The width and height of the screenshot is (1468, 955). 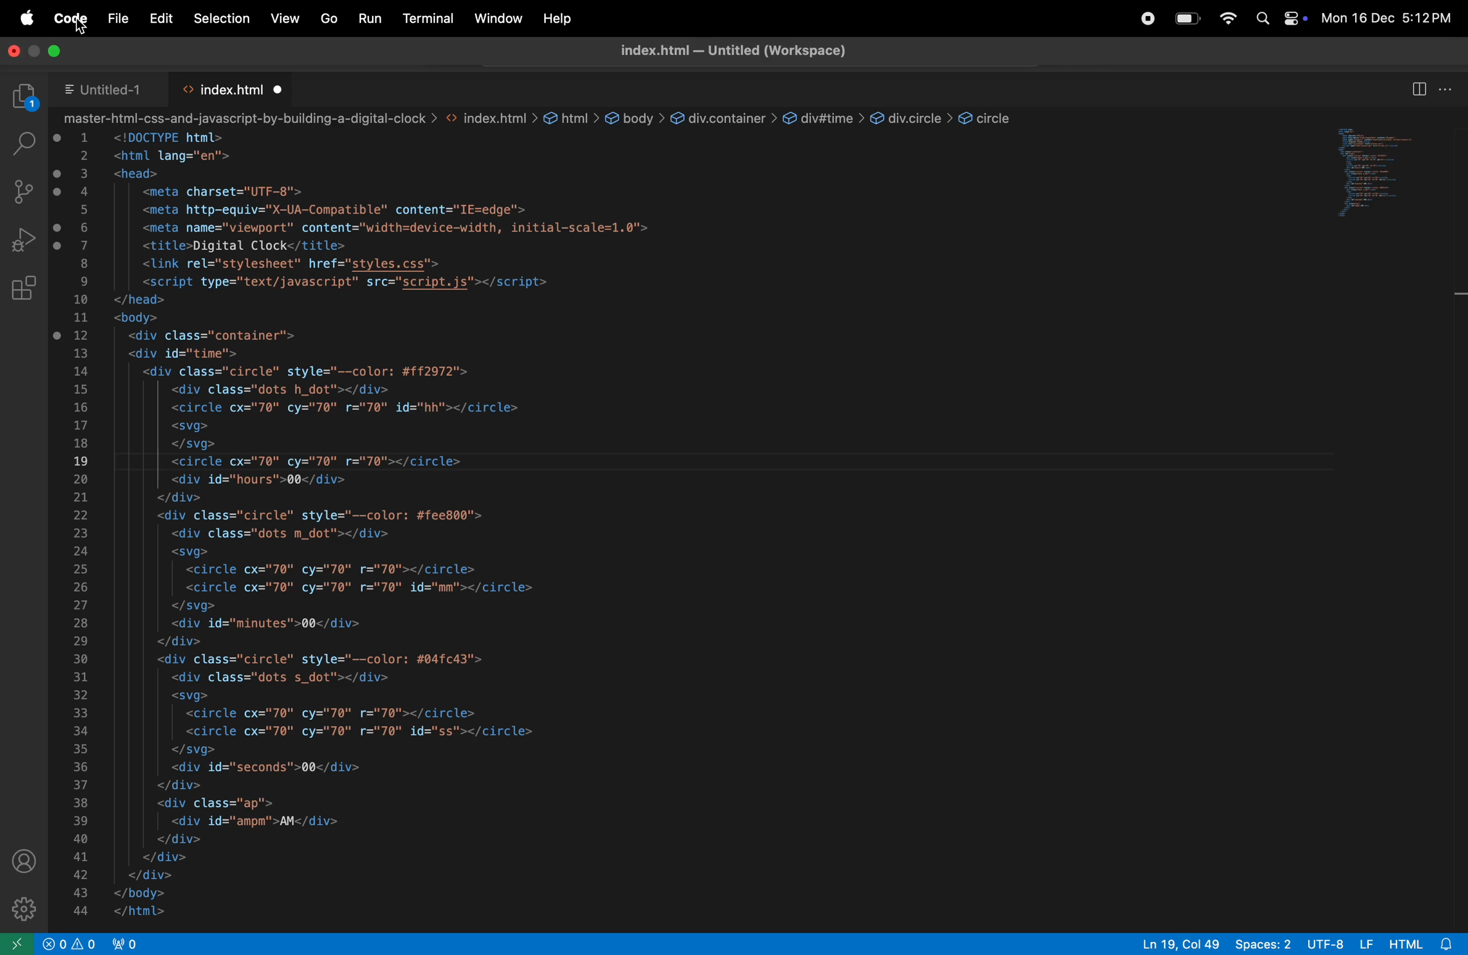 What do you see at coordinates (266, 479) in the screenshot?
I see `| <div id="hours">00</div>` at bounding box center [266, 479].